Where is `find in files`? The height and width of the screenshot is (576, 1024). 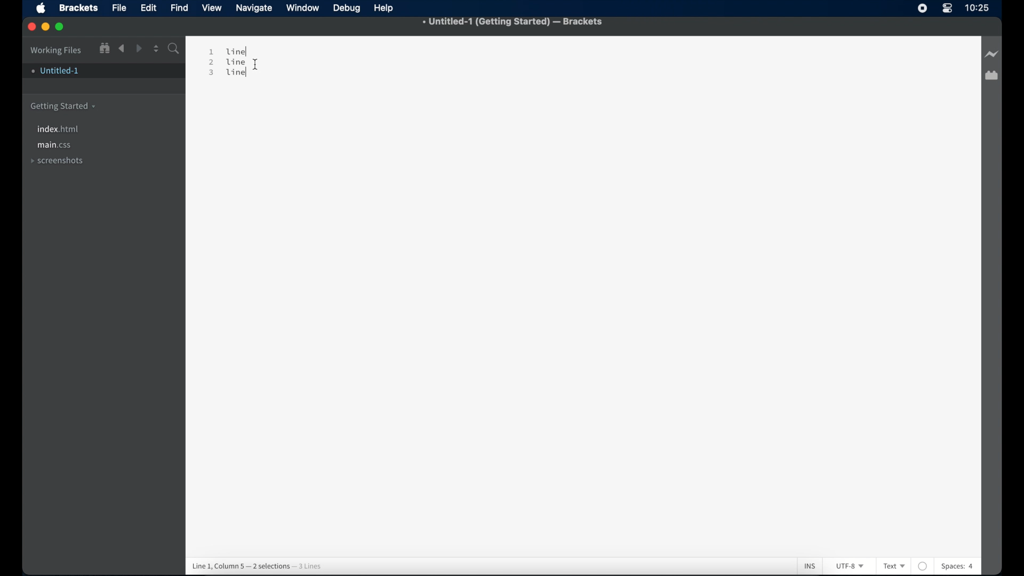
find in files is located at coordinates (174, 49).